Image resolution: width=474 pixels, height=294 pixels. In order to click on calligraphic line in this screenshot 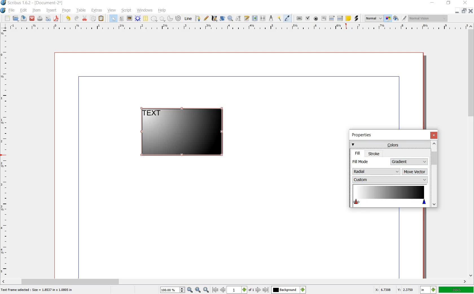, I will do `click(214, 18)`.